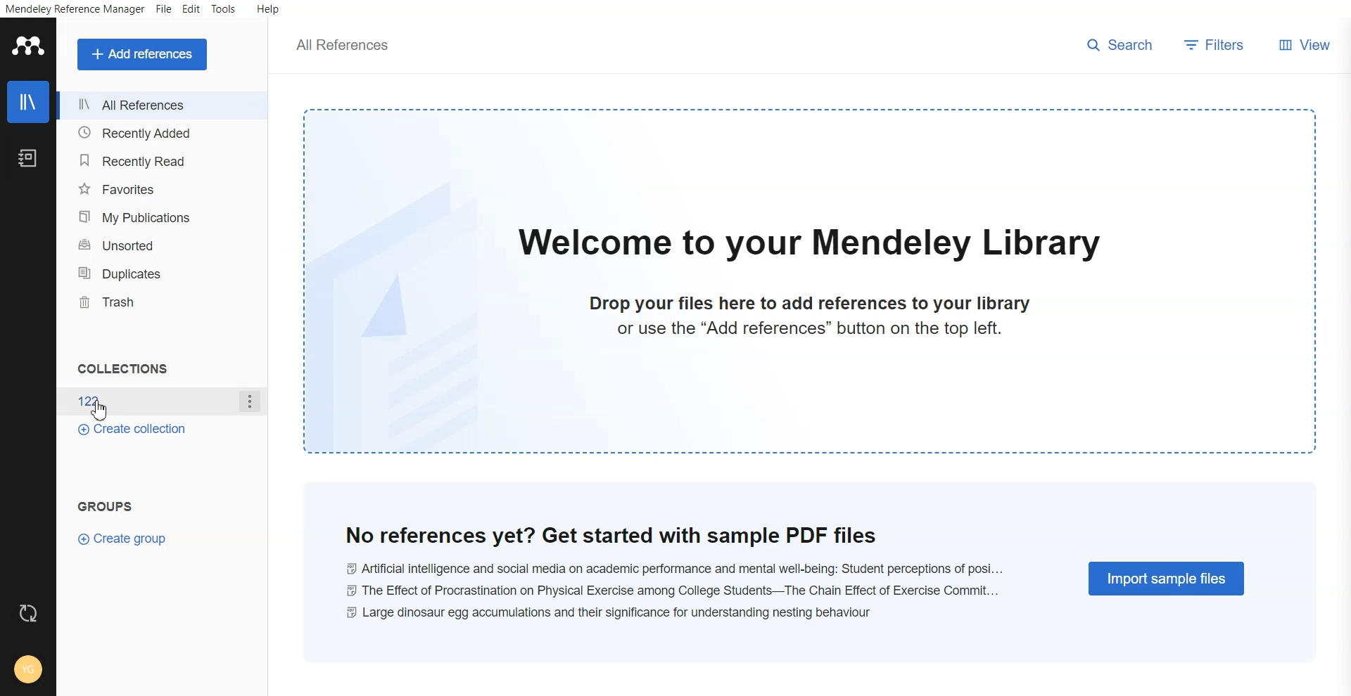 This screenshot has width=1351, height=696. Describe the element at coordinates (809, 243) in the screenshot. I see `welcome to our mendeley library` at that location.